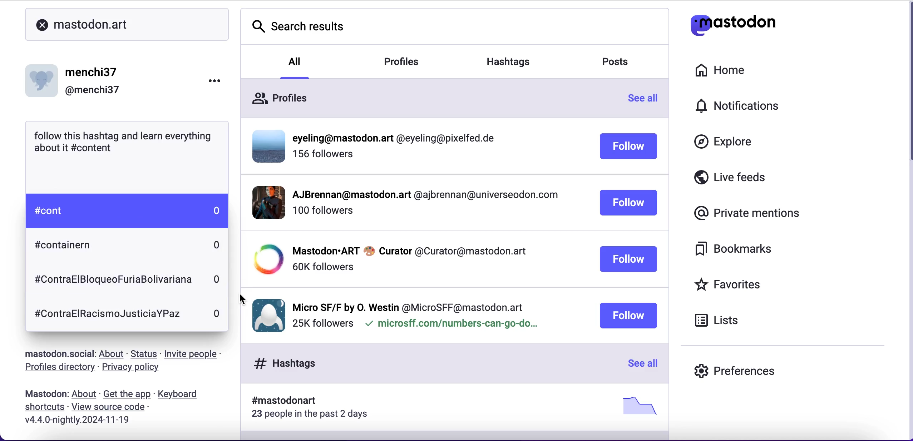 The width and height of the screenshot is (913, 441). What do you see at coordinates (450, 325) in the screenshot?
I see `microsff` at bounding box center [450, 325].